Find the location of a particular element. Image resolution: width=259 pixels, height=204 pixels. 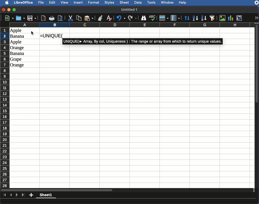

Clone formatting is located at coordinates (100, 18).